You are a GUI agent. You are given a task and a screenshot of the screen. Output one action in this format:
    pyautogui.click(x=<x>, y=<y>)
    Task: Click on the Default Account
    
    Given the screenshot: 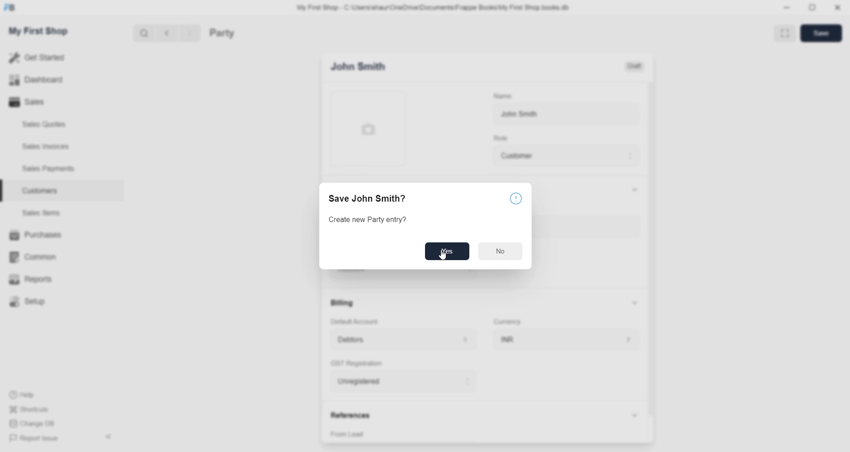 What is the action you would take?
    pyautogui.click(x=362, y=320)
    